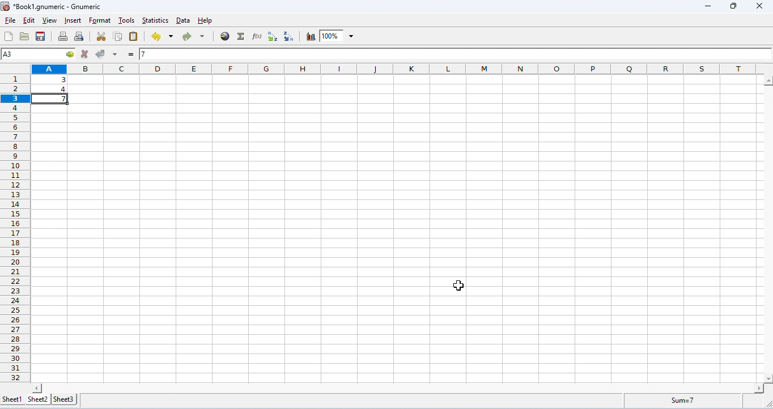 The width and height of the screenshot is (773, 409). Describe the element at coordinates (100, 21) in the screenshot. I see `format` at that location.